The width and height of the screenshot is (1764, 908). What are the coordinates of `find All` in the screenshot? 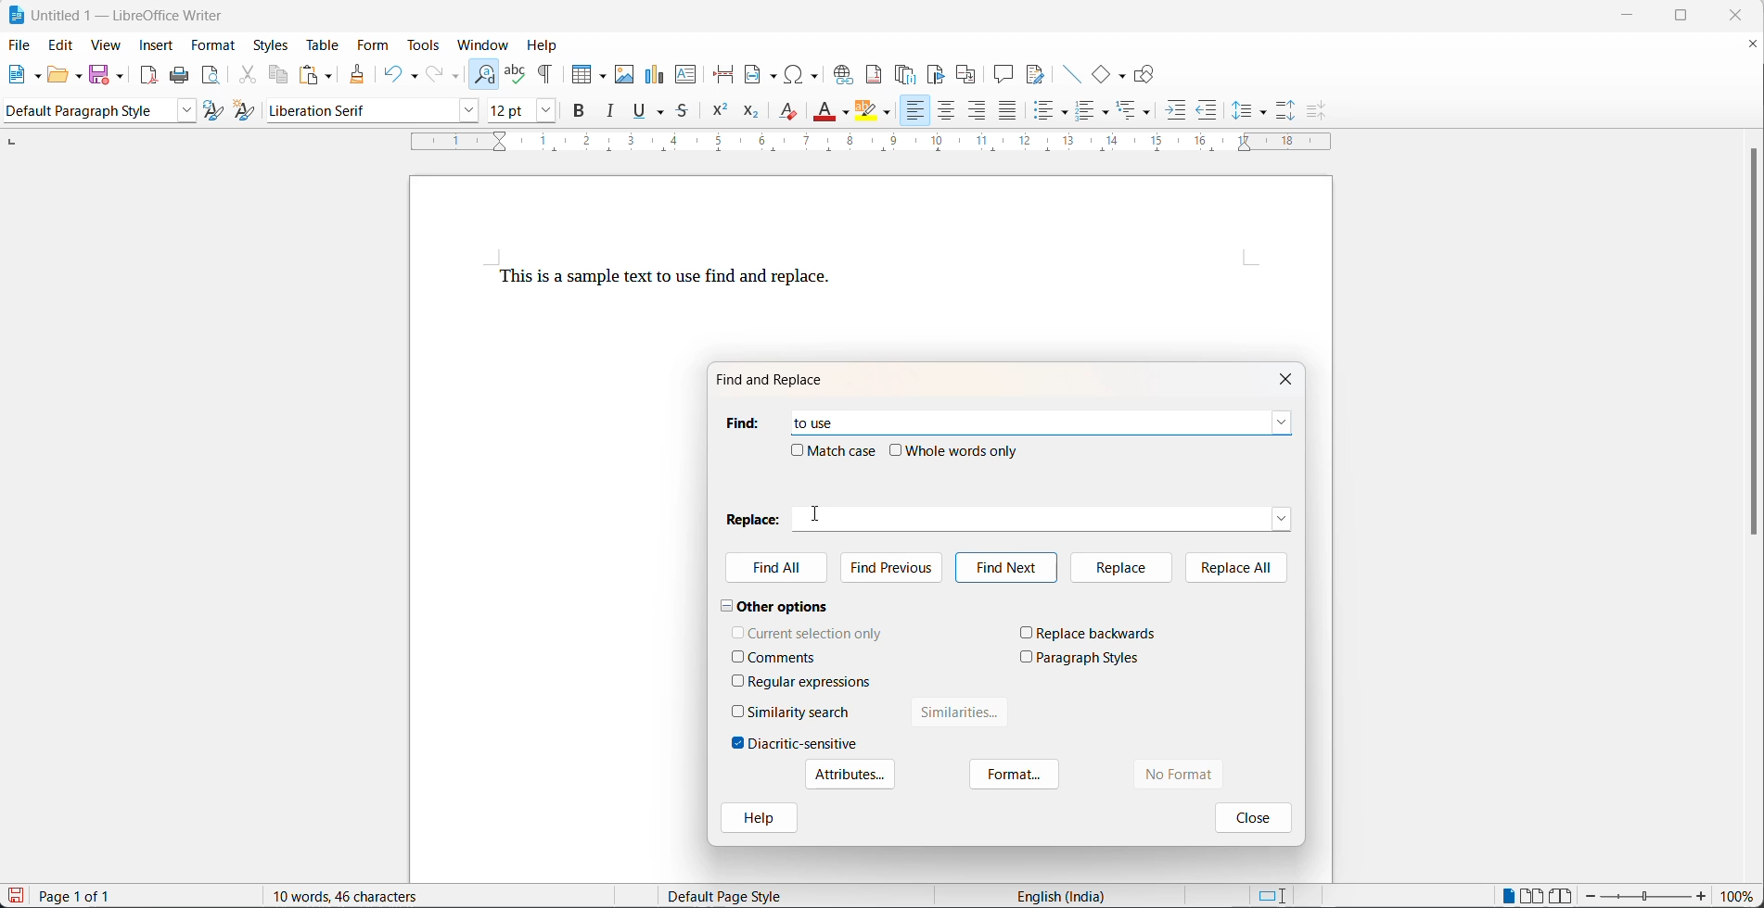 It's located at (778, 570).